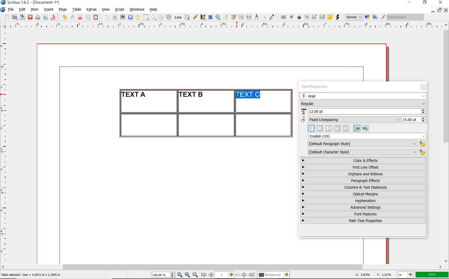 The width and height of the screenshot is (449, 279). Describe the element at coordinates (252, 275) in the screenshot. I see `go to last page` at that location.